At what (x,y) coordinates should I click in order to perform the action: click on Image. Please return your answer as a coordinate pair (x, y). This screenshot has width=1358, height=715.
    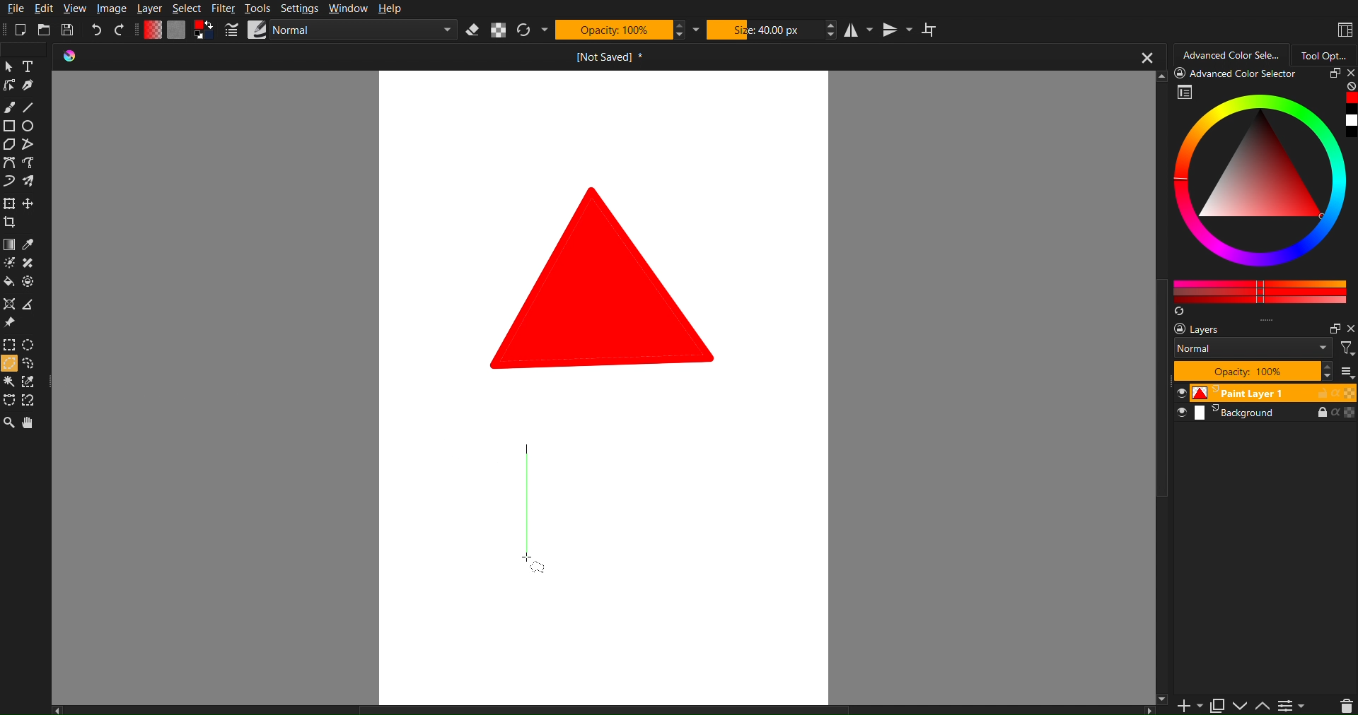
    Looking at the image, I should click on (112, 8).